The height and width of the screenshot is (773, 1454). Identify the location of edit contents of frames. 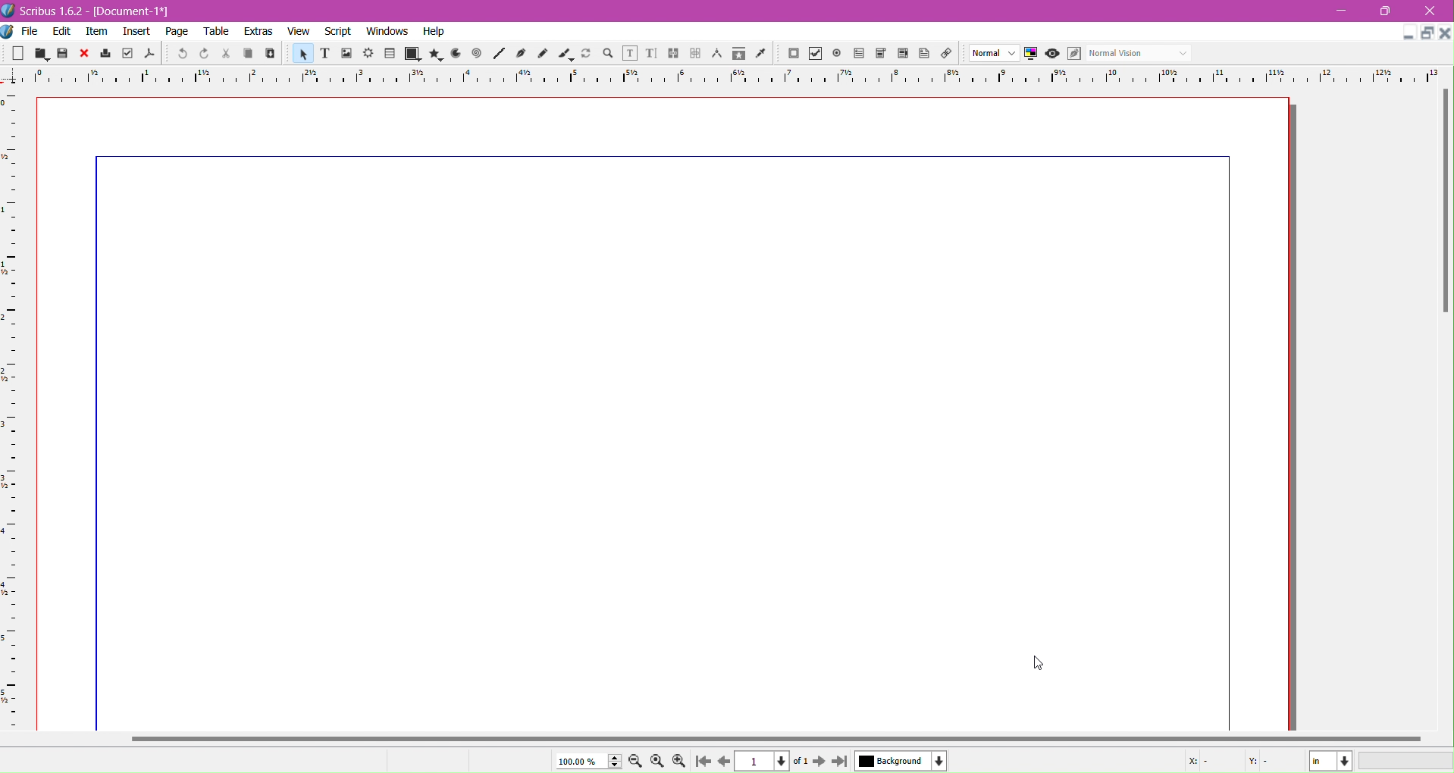
(629, 54).